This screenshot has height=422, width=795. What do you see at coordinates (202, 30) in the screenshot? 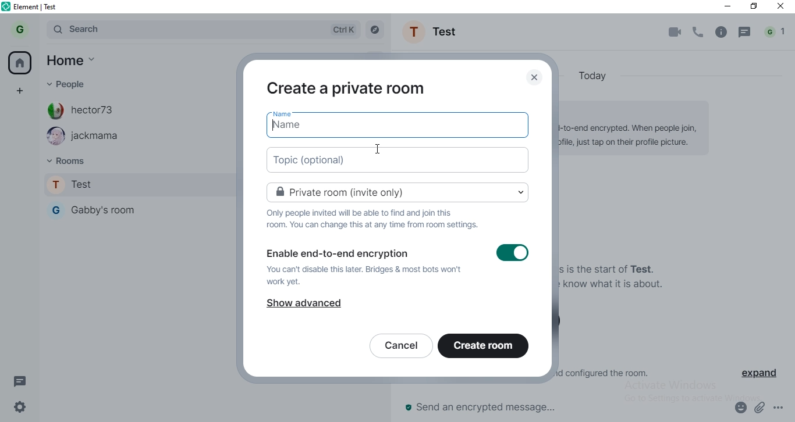
I see `search bar` at bounding box center [202, 30].